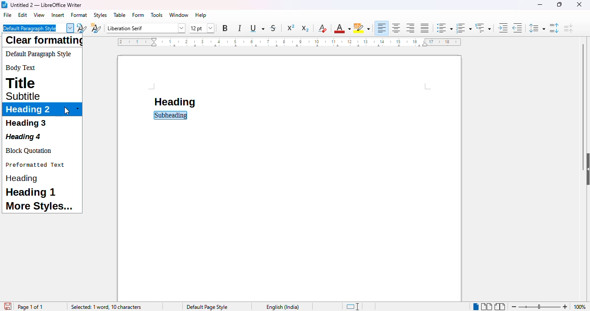 The width and height of the screenshot is (590, 311). What do you see at coordinates (539, 306) in the screenshot?
I see `zoom in or zoom out` at bounding box center [539, 306].